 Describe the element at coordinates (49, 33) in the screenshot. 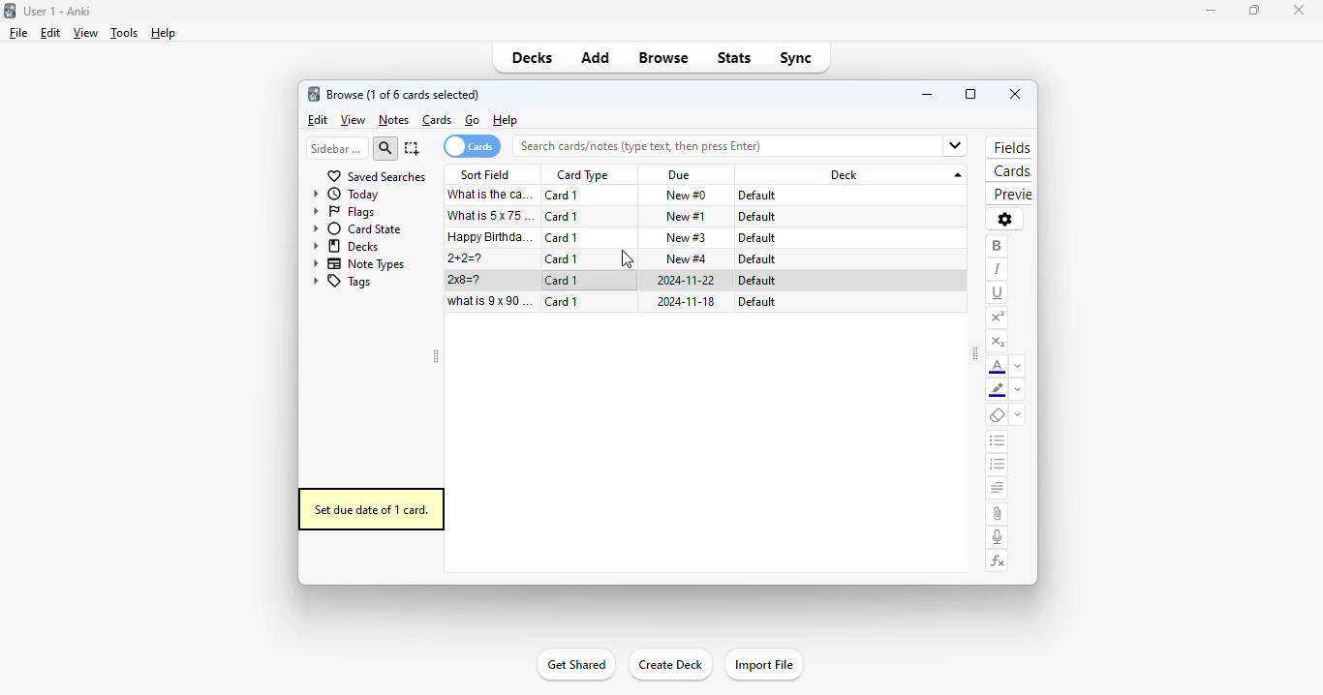

I see `edit` at that location.